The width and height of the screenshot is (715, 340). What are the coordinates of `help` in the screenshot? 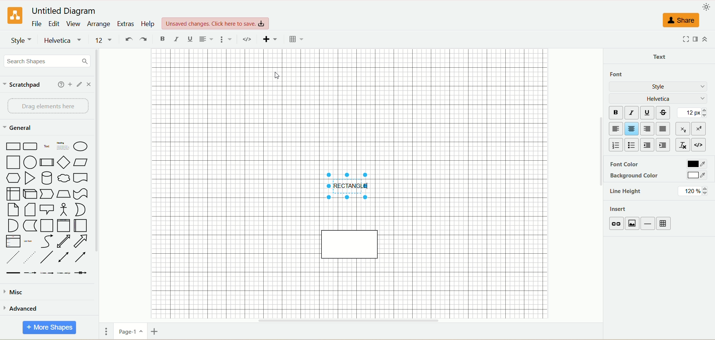 It's located at (148, 24).